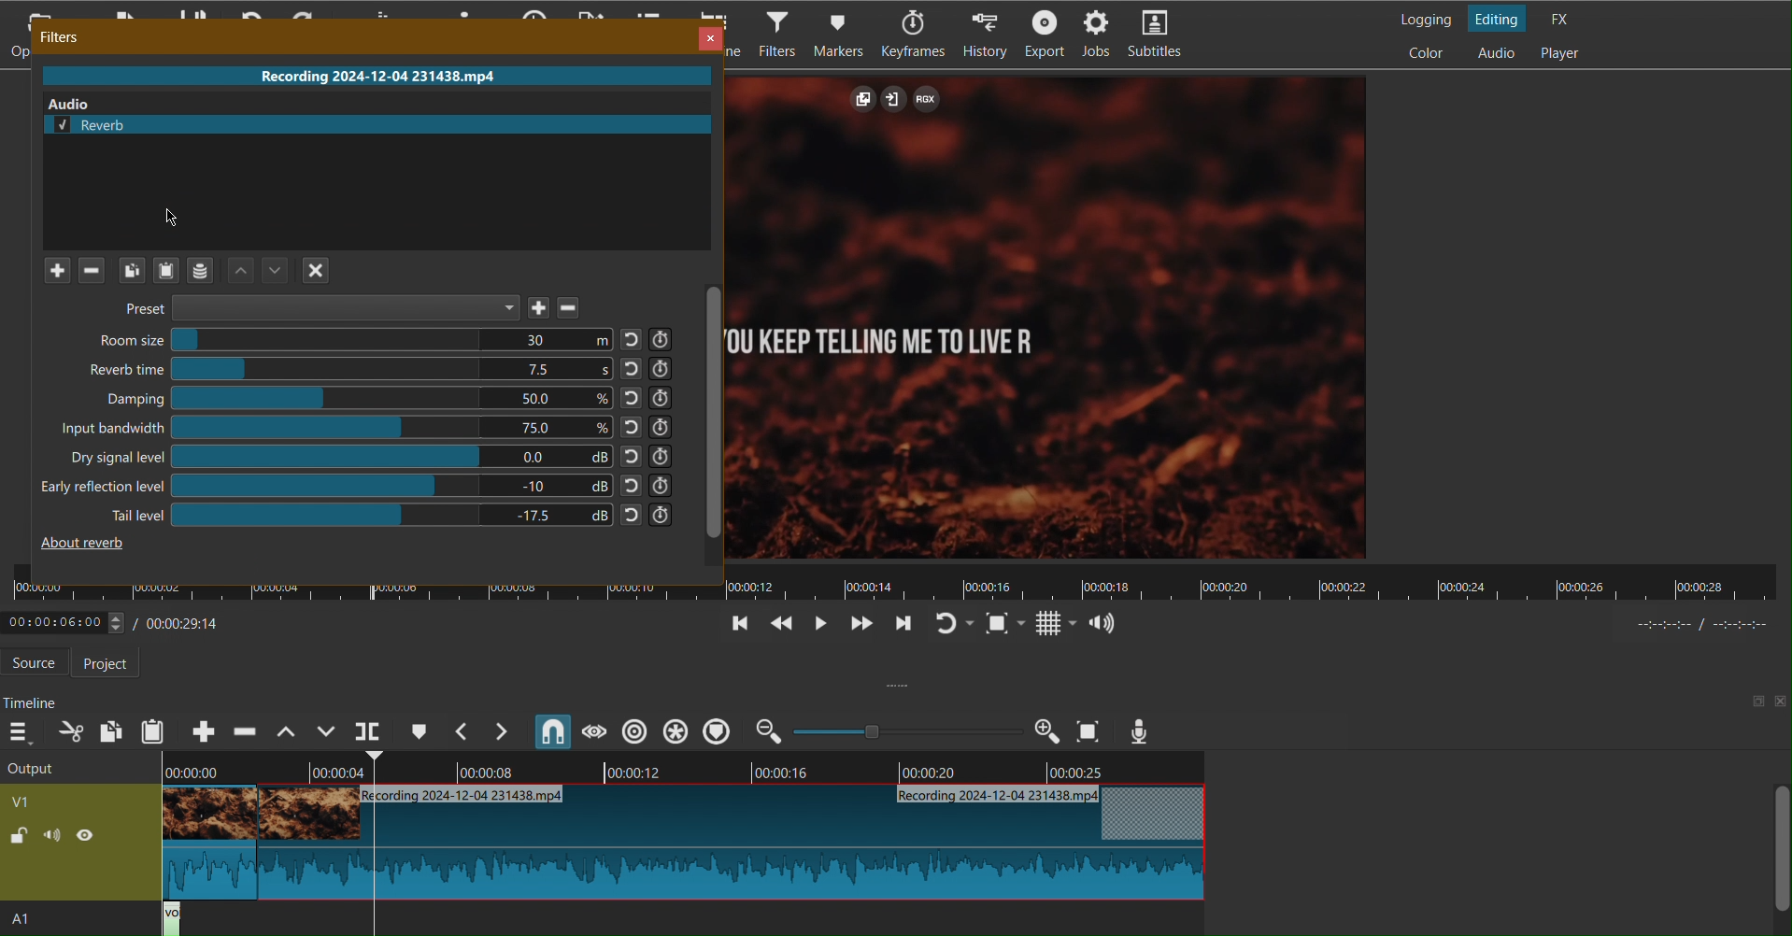  Describe the element at coordinates (69, 730) in the screenshot. I see `Cut` at that location.